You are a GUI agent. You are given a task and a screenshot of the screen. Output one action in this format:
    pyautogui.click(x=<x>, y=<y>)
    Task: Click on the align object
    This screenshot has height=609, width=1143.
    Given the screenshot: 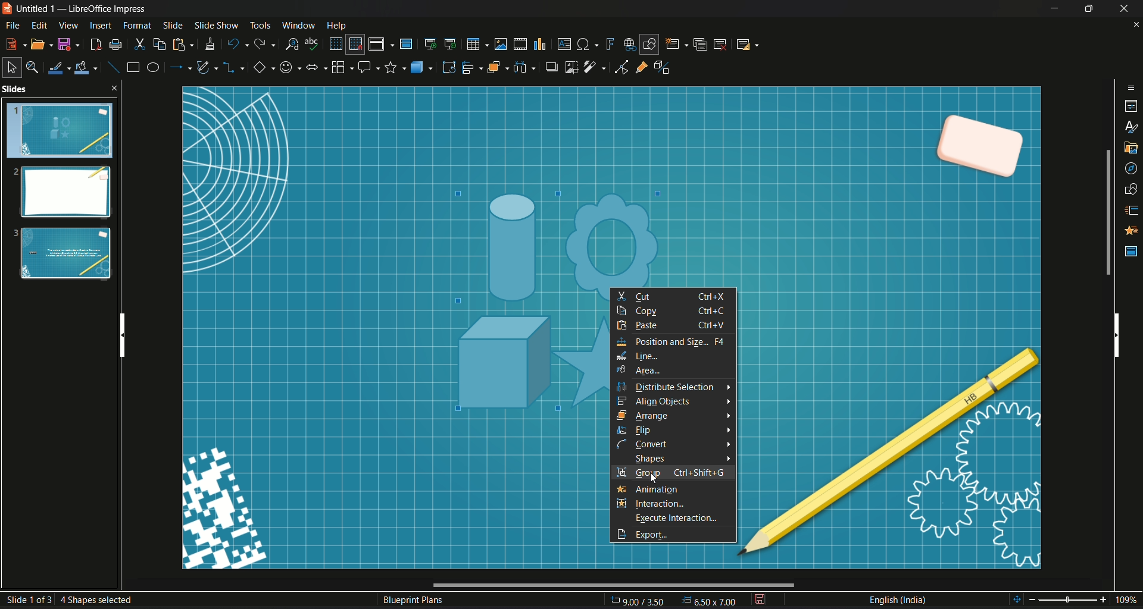 What is the action you would take?
    pyautogui.click(x=472, y=67)
    